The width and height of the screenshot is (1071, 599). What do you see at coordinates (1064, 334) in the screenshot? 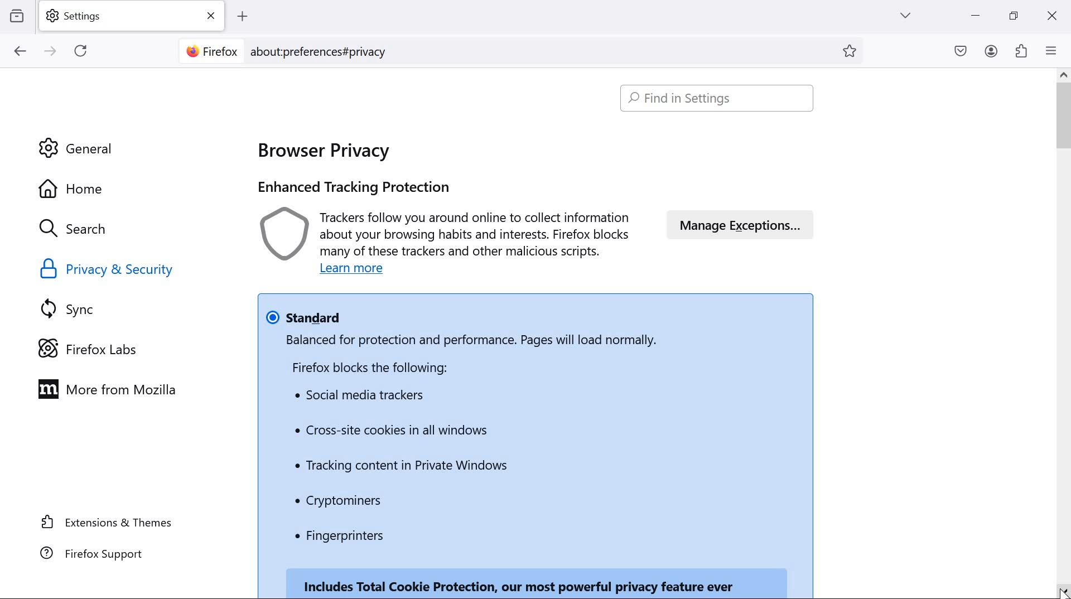
I see `scrollbar` at bounding box center [1064, 334].